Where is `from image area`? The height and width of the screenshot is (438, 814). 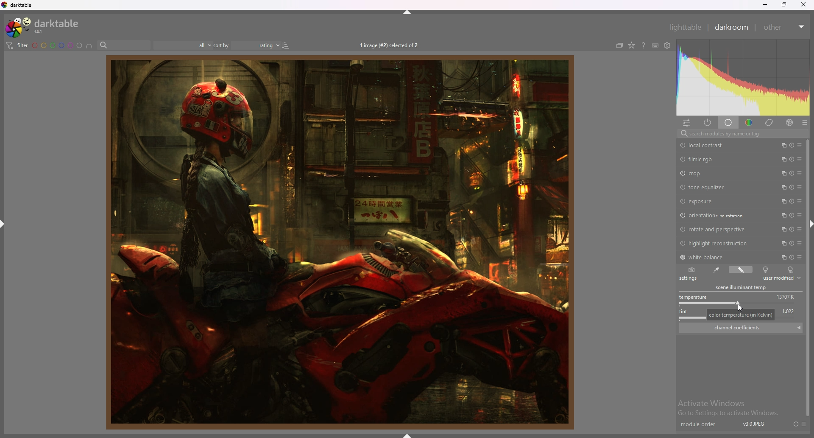
from image area is located at coordinates (715, 270).